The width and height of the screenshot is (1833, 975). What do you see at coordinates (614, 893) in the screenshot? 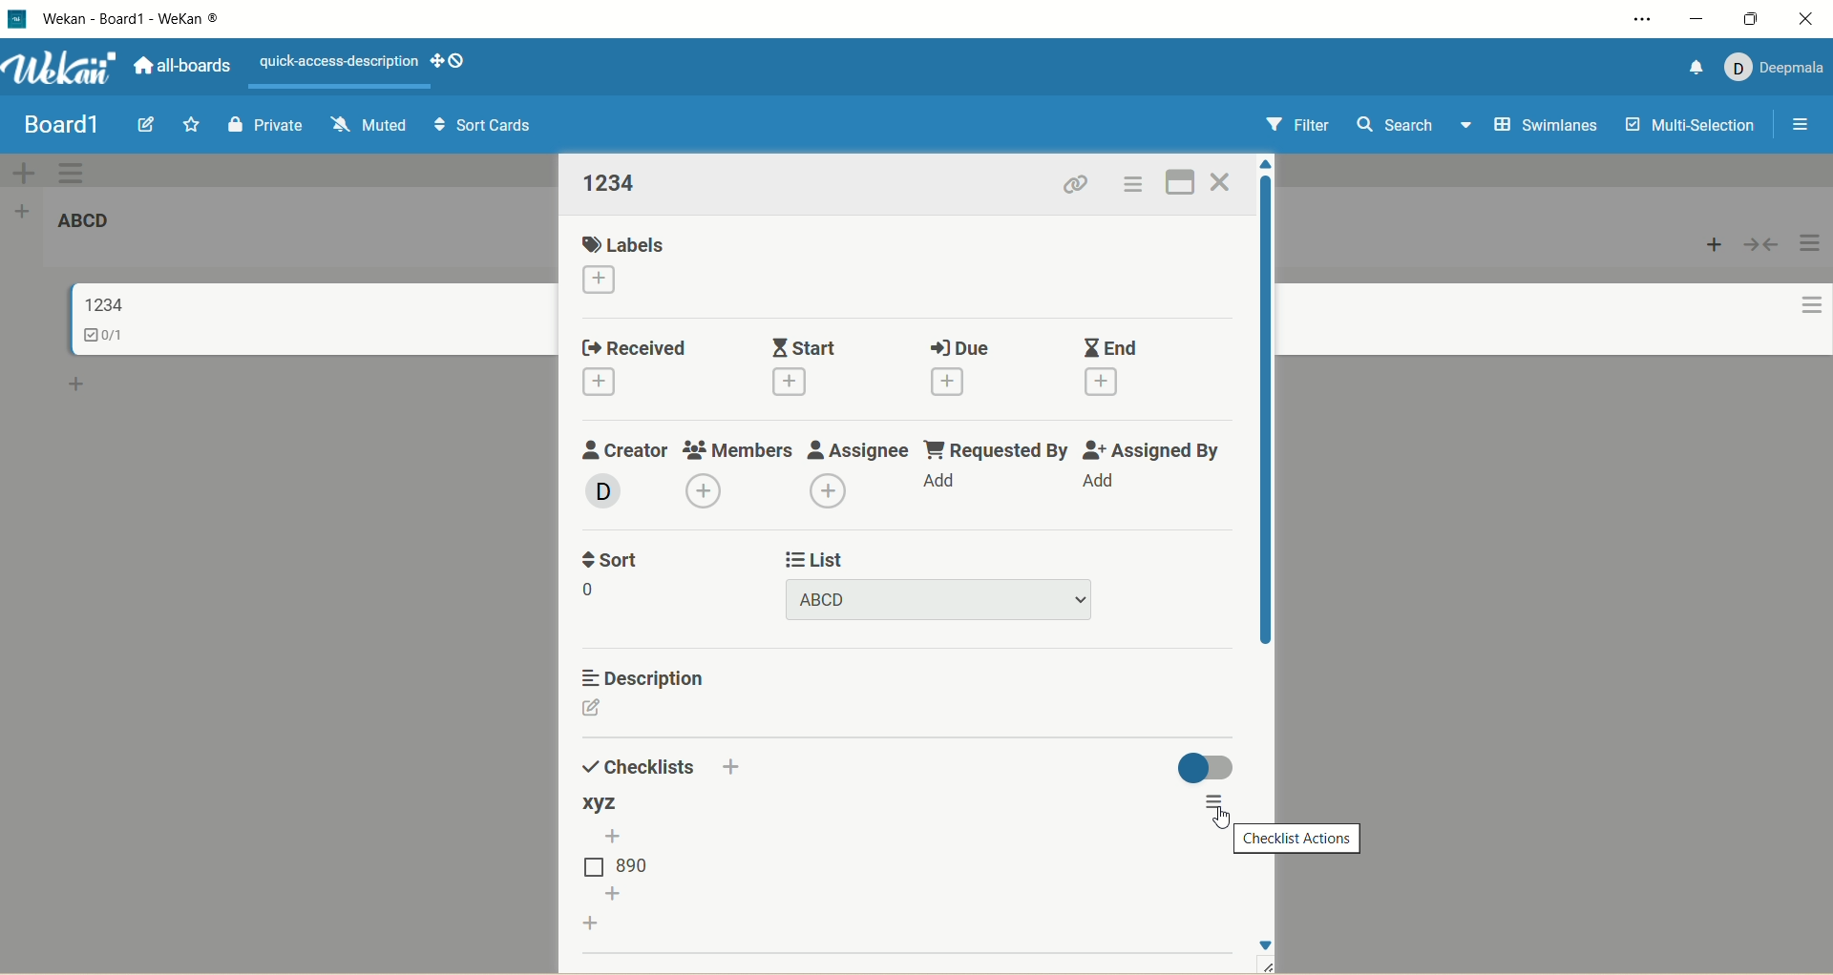
I see `add items` at bounding box center [614, 893].